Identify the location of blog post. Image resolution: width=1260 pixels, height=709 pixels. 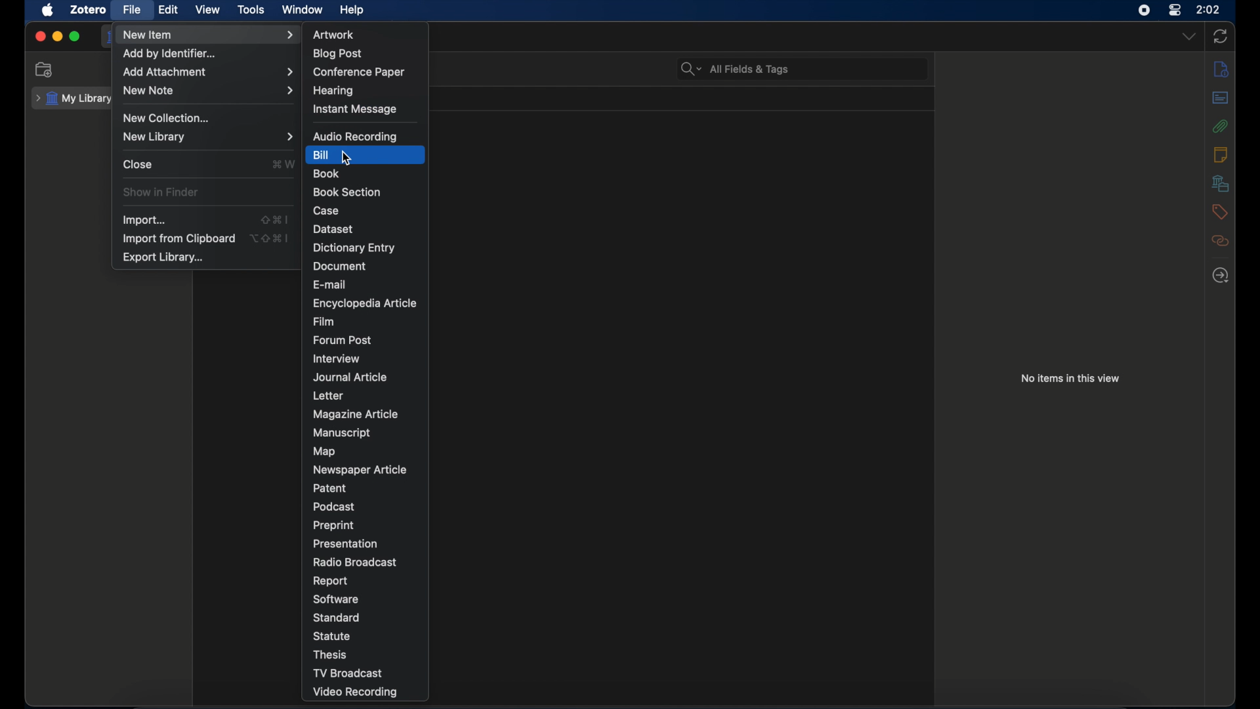
(339, 54).